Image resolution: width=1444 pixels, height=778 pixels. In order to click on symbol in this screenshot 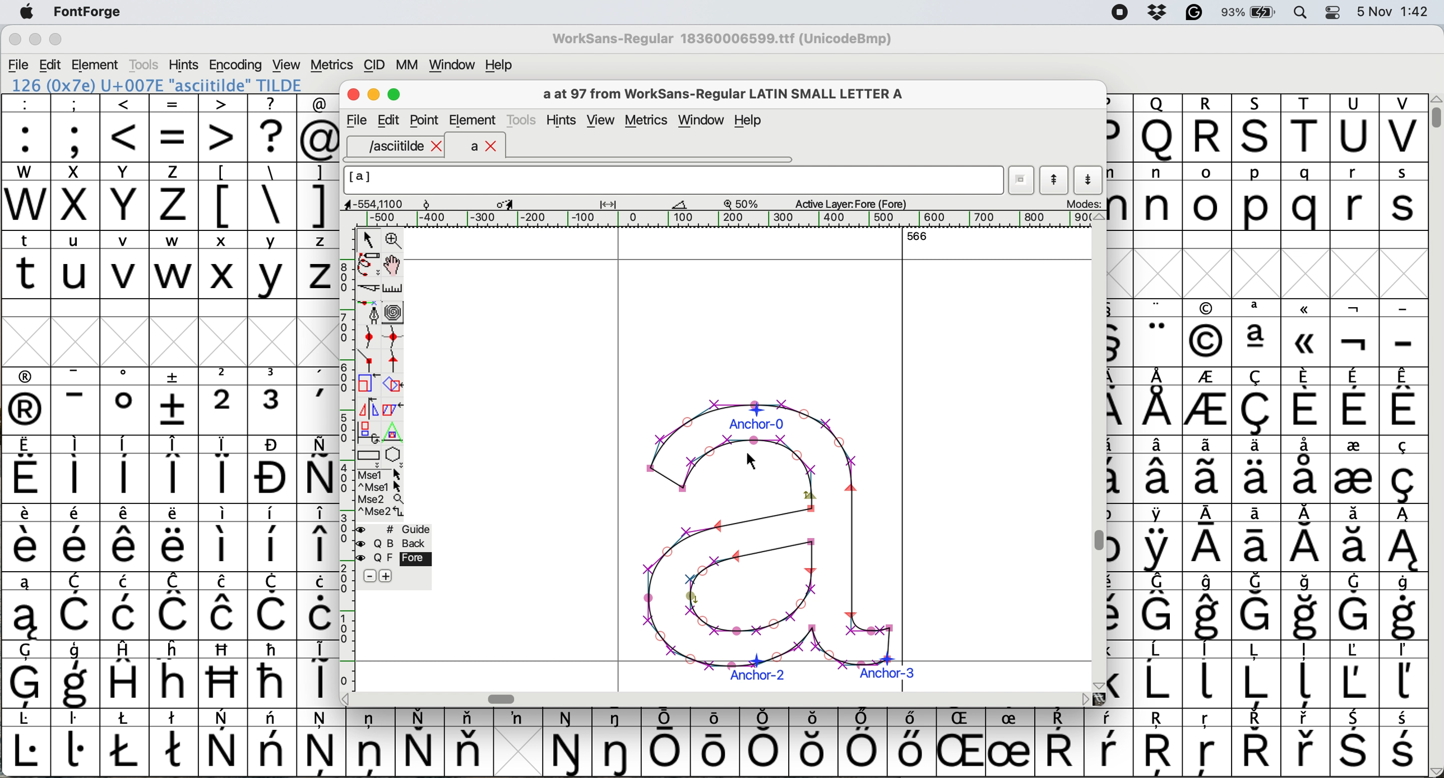, I will do `click(419, 742)`.